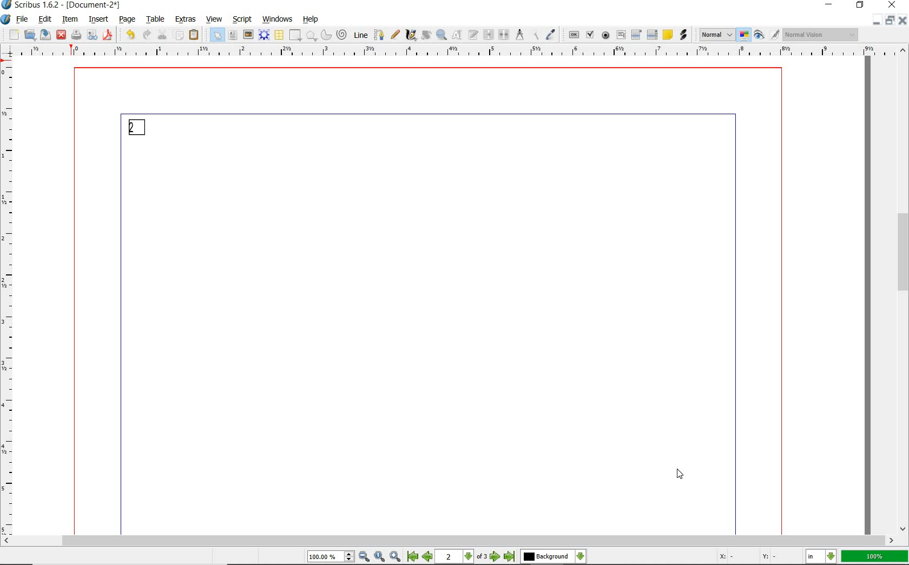 The height and width of the screenshot is (565, 909). What do you see at coordinates (575, 35) in the screenshot?
I see `pdf push button` at bounding box center [575, 35].